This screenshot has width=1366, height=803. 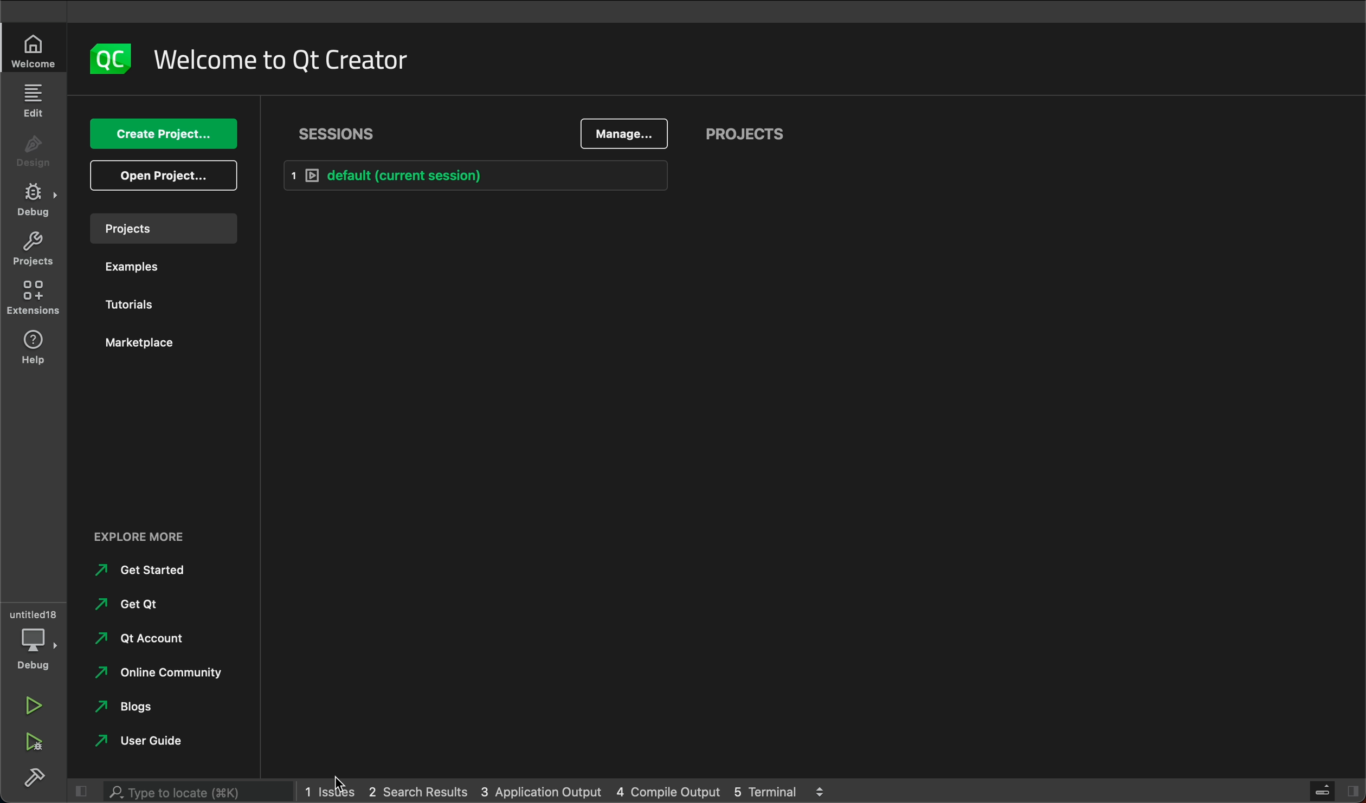 I want to click on debug, so click(x=32, y=657).